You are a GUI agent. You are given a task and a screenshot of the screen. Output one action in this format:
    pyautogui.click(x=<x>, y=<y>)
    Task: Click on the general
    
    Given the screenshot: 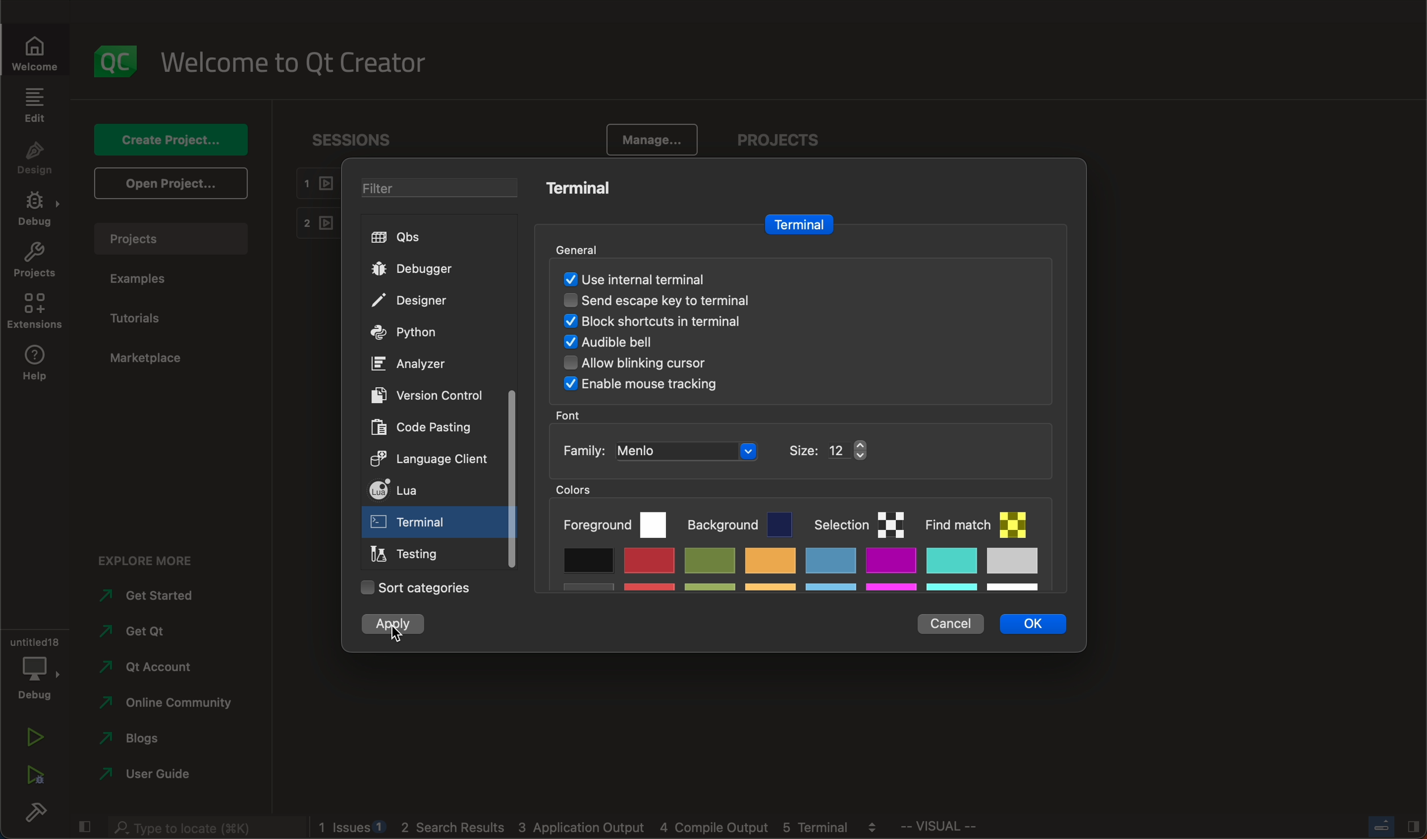 What is the action you would take?
    pyautogui.click(x=586, y=245)
    